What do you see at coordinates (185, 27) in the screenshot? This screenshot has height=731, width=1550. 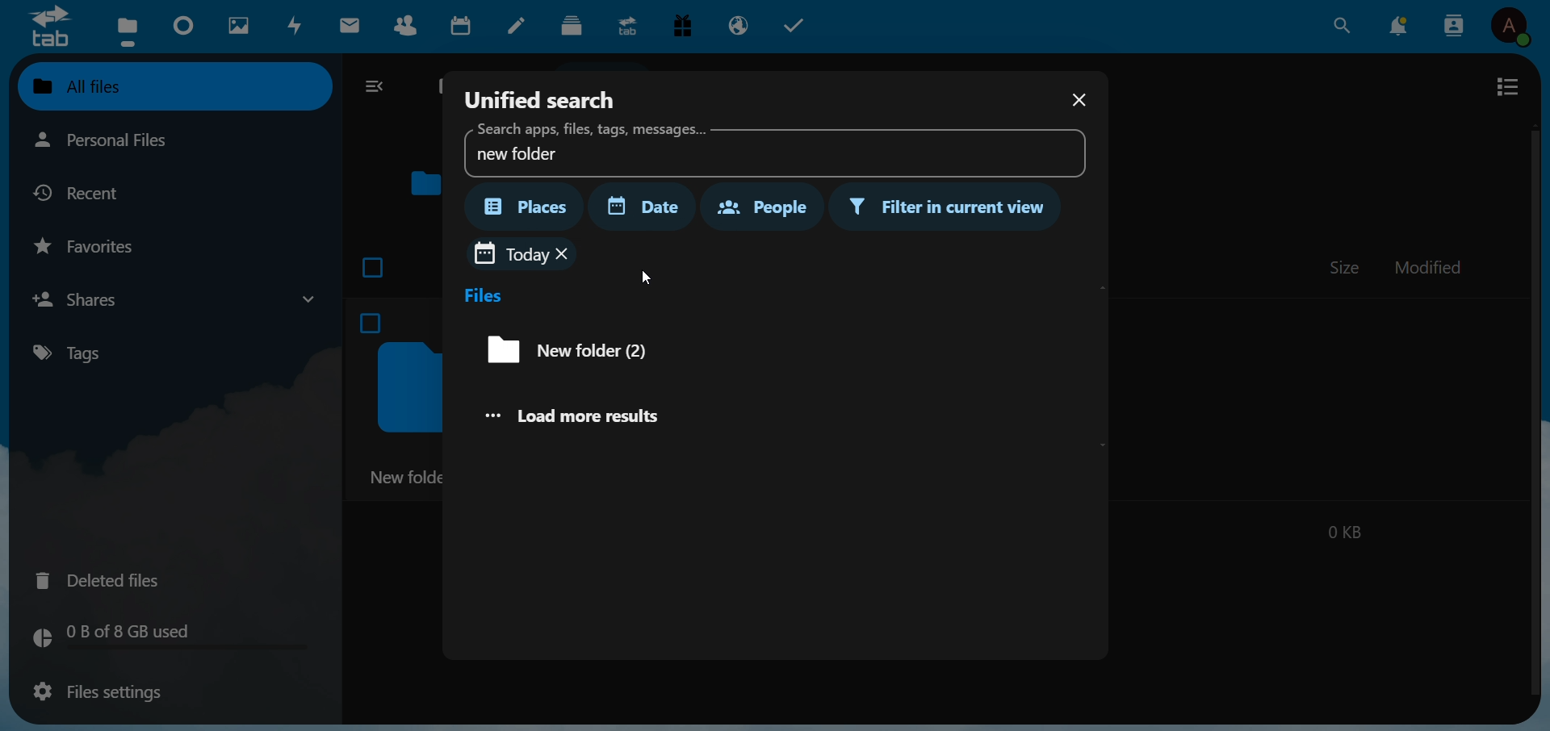 I see `dashboard` at bounding box center [185, 27].